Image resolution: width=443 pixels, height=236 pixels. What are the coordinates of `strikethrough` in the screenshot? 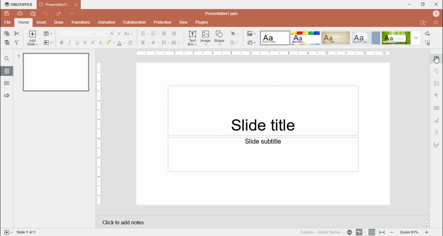 It's located at (85, 42).